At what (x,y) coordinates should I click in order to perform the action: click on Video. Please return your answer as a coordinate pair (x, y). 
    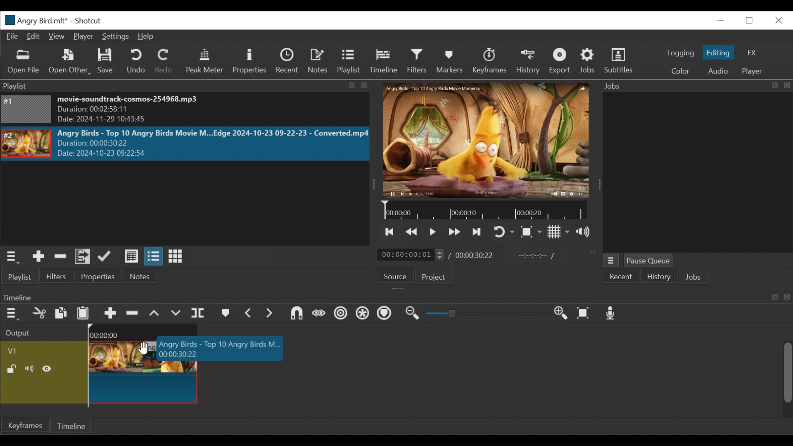
    Looking at the image, I should click on (42, 351).